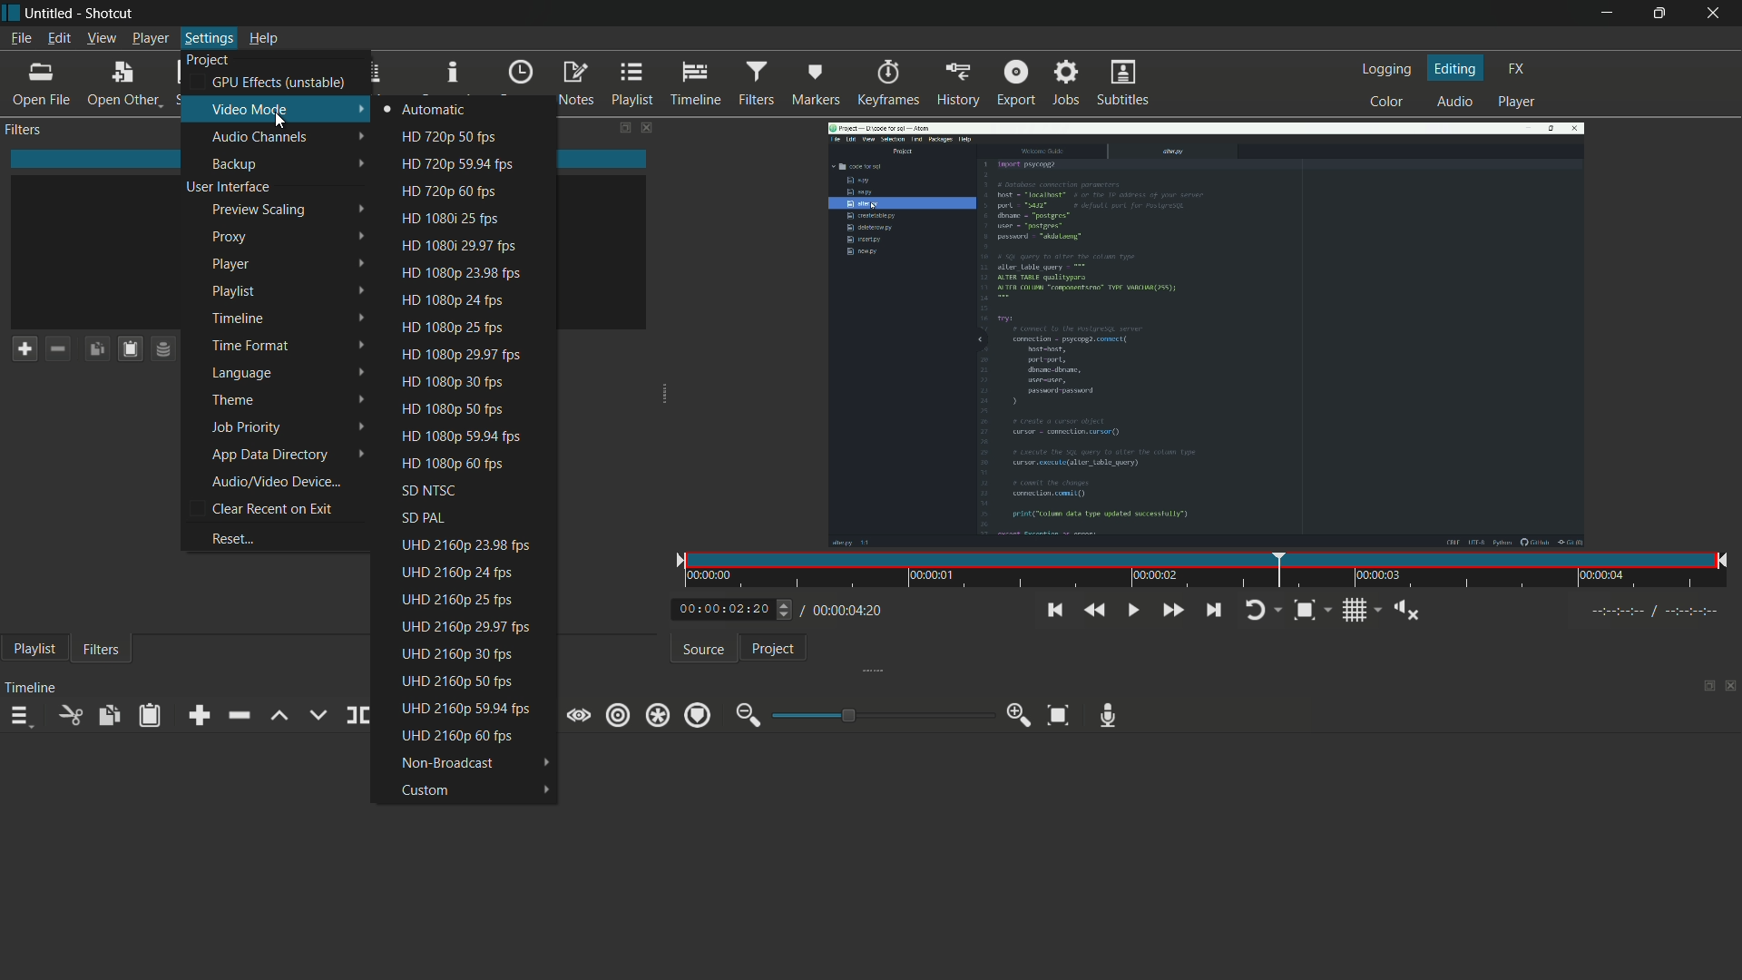 The width and height of the screenshot is (1742, 980). I want to click on zoom timeline to fit, so click(1058, 716).